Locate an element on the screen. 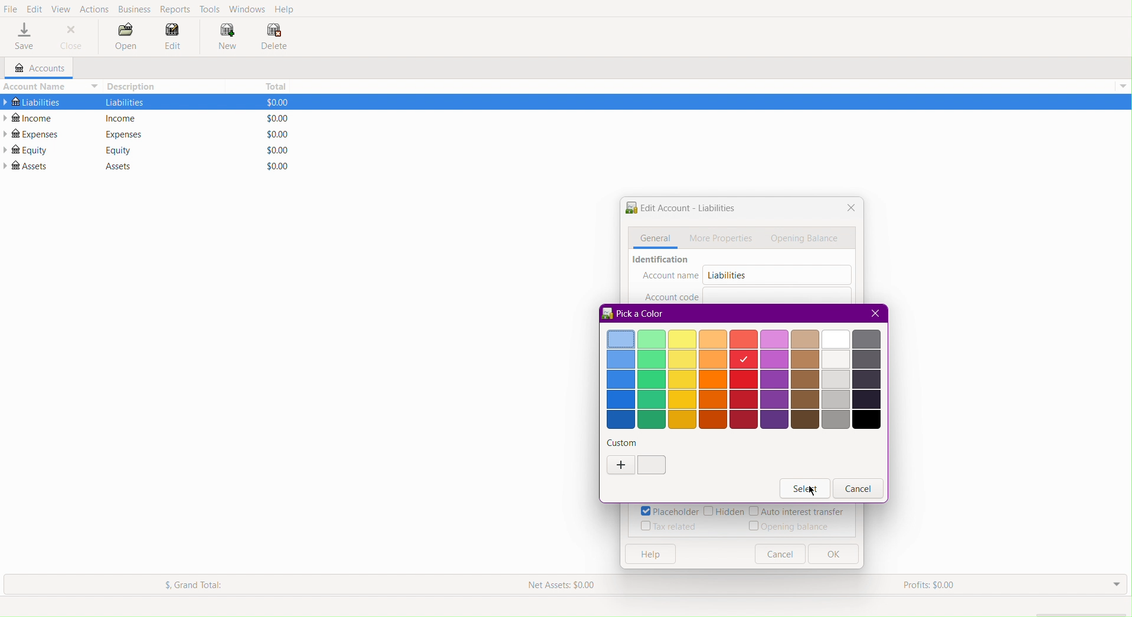 Image resolution: width=1132 pixels, height=617 pixels. Expenses is located at coordinates (123, 134).